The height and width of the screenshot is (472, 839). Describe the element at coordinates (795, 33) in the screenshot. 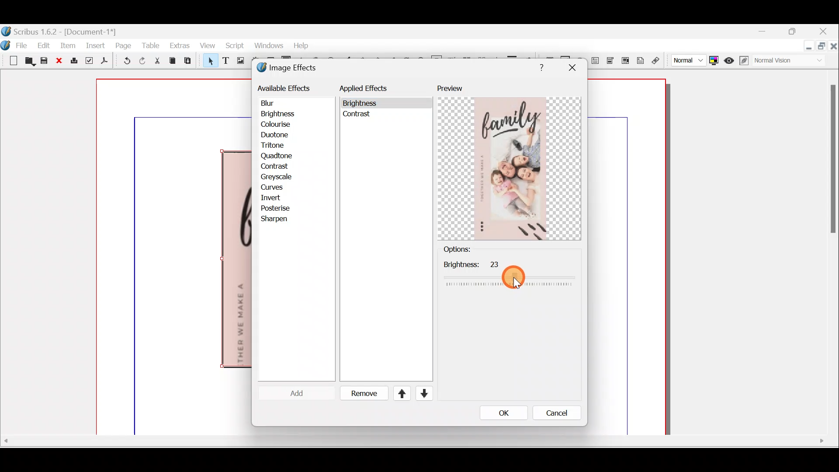

I see `maximise` at that location.